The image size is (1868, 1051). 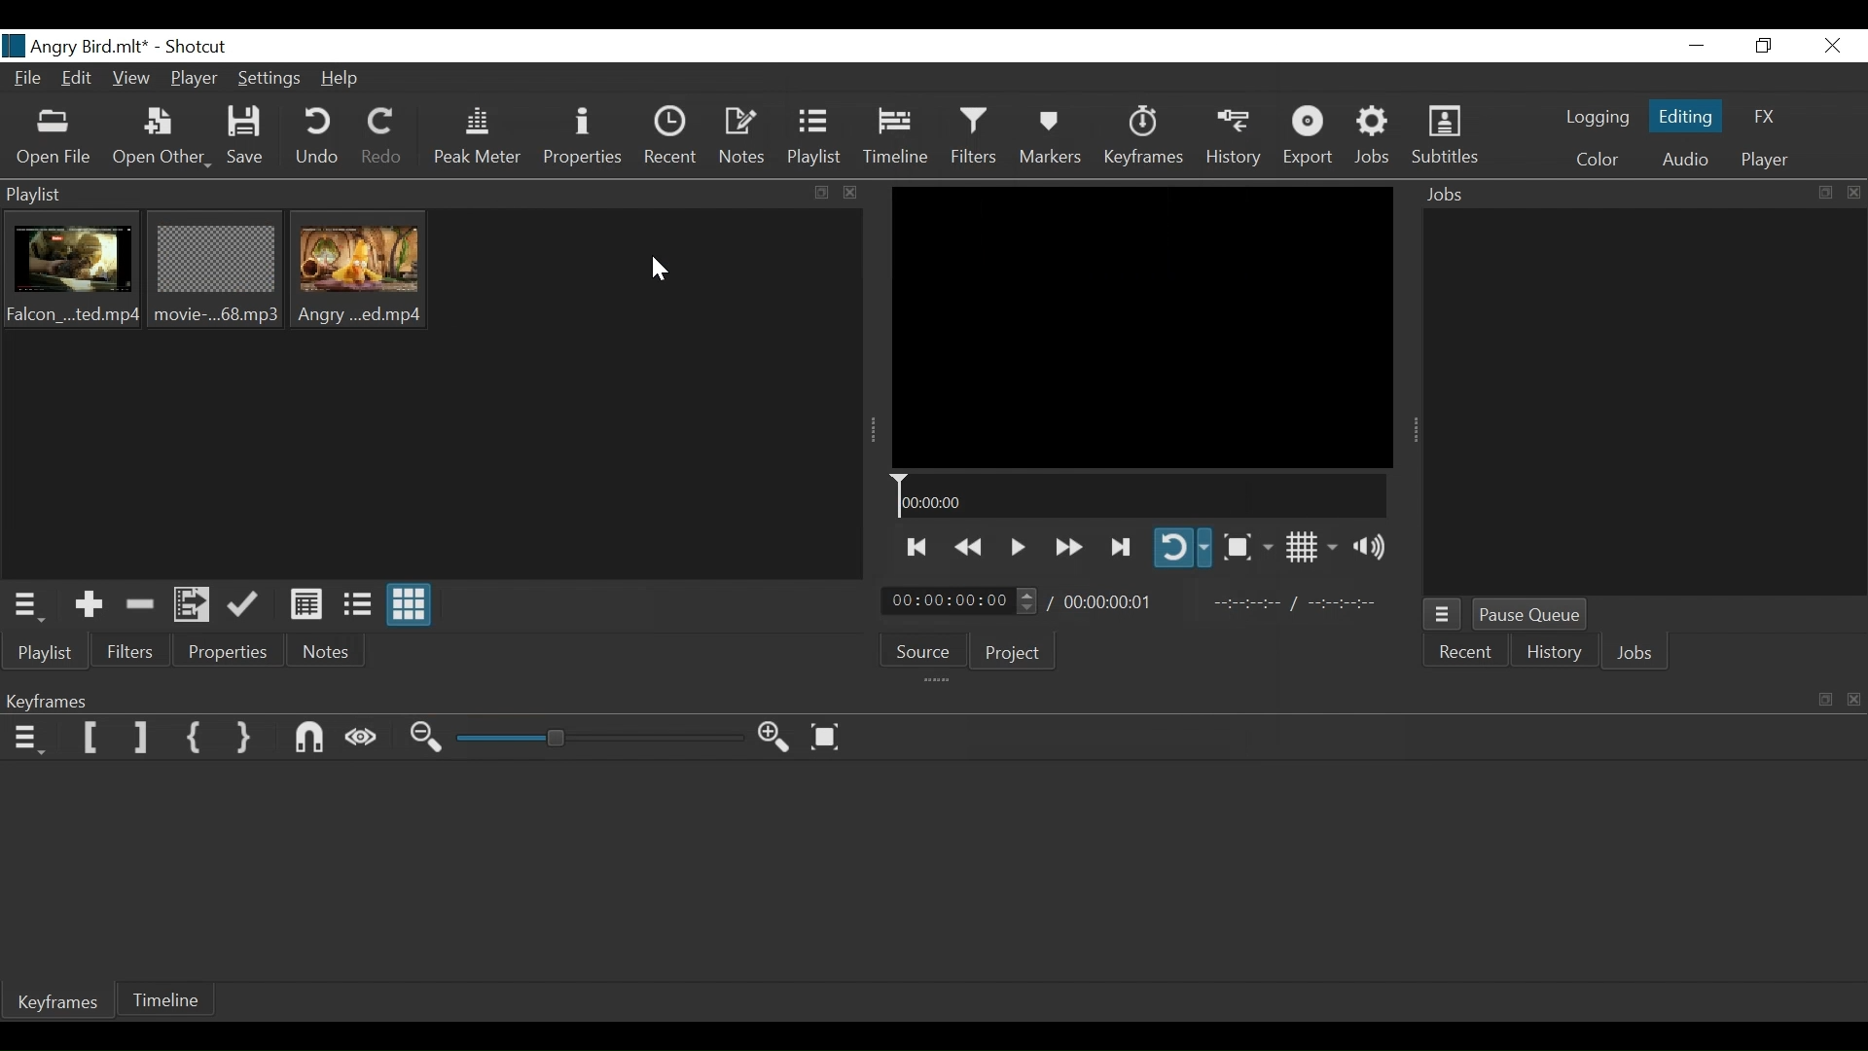 I want to click on Zoom Keyframe in, so click(x=777, y=738).